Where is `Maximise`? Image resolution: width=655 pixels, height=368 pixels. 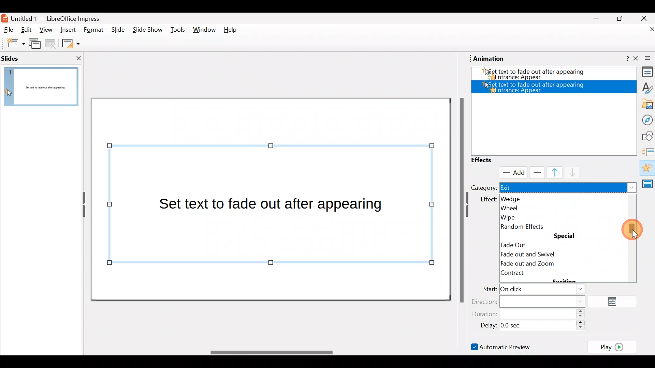
Maximise is located at coordinates (622, 18).